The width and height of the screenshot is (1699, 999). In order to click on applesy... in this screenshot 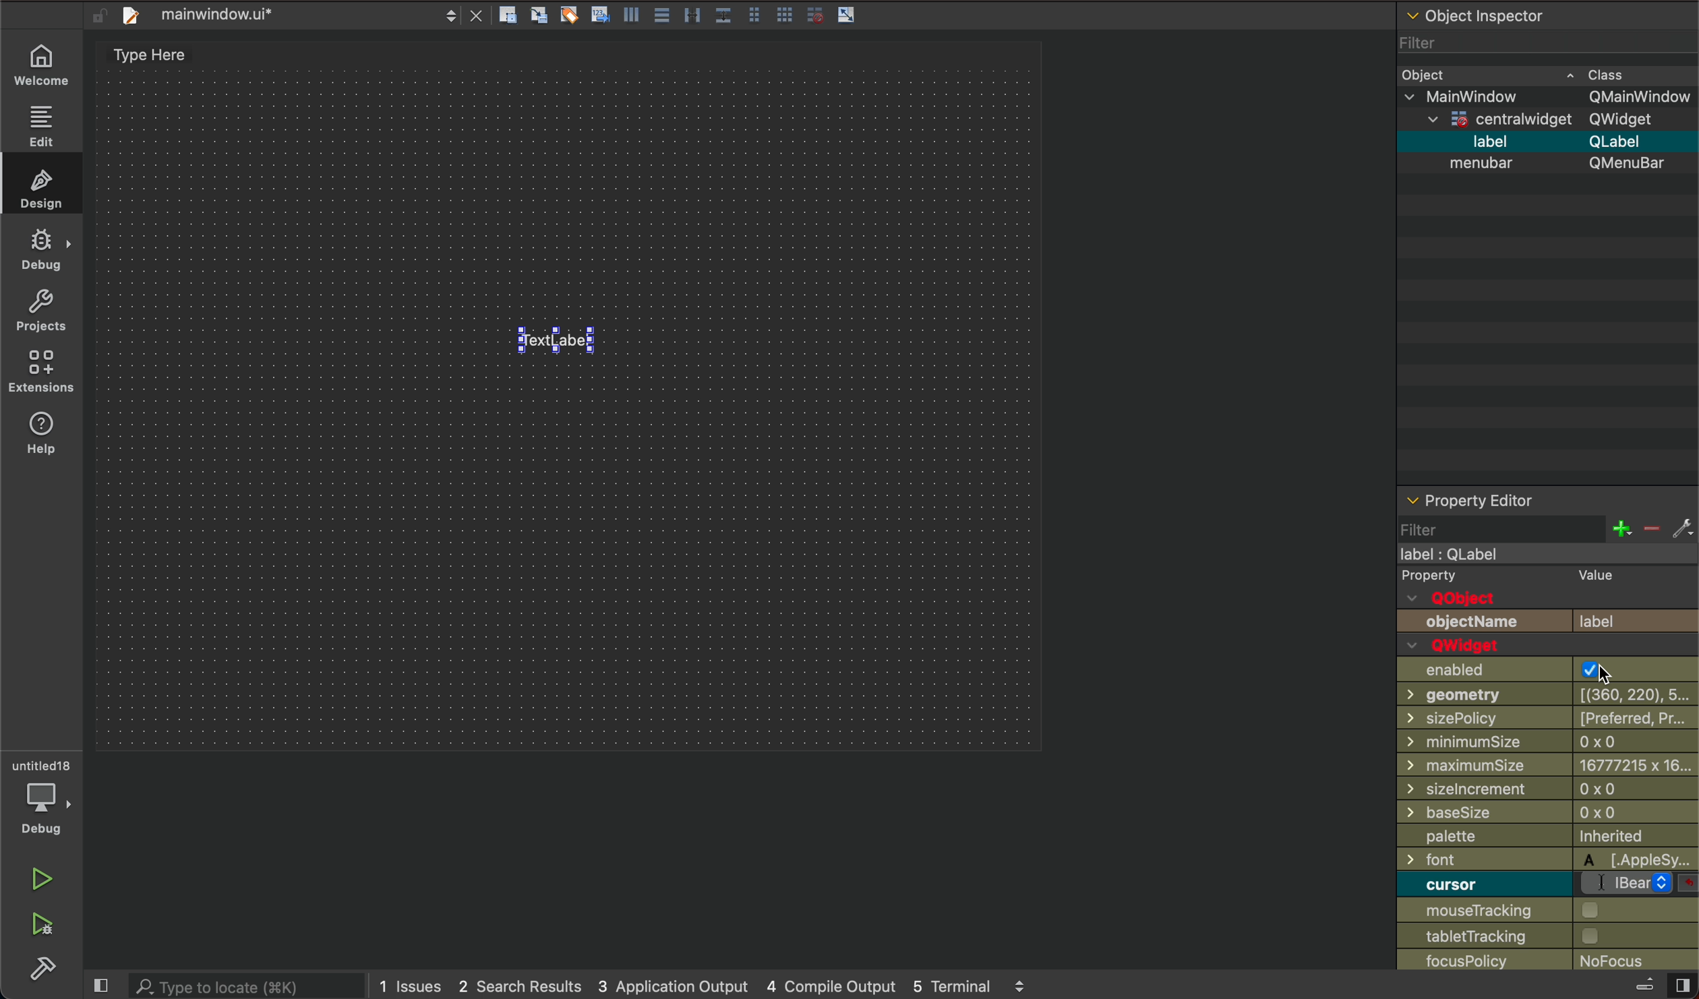, I will do `click(1640, 862)`.